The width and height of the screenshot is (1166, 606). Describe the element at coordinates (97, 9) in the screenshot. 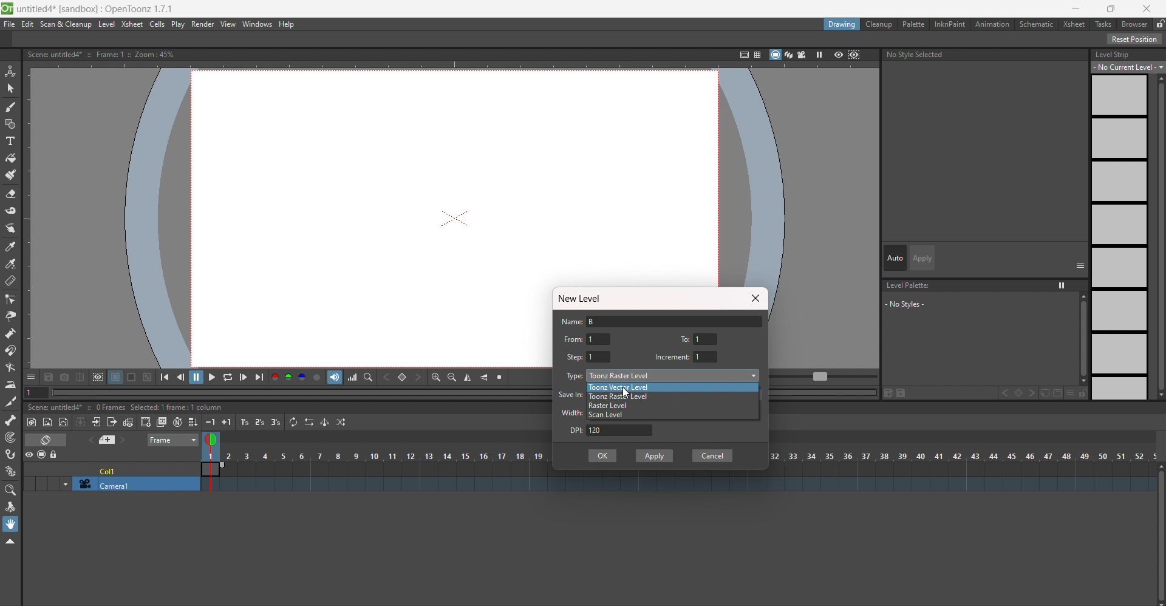

I see `file name app name and version` at that location.